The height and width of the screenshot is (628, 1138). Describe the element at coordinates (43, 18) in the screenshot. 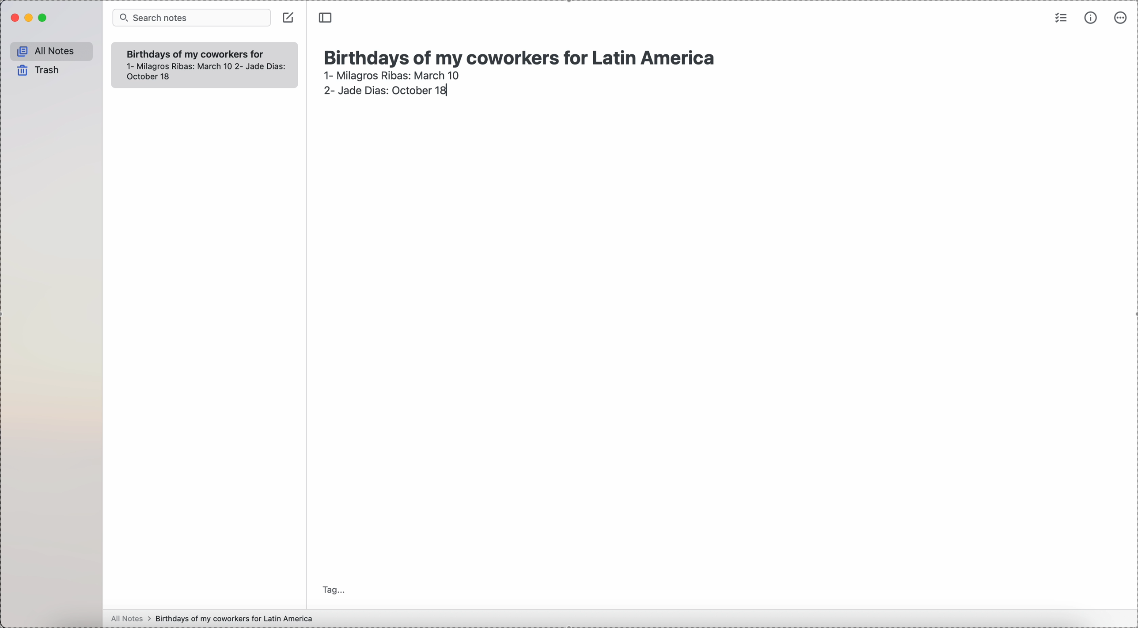

I see `maximize Simplenote` at that location.